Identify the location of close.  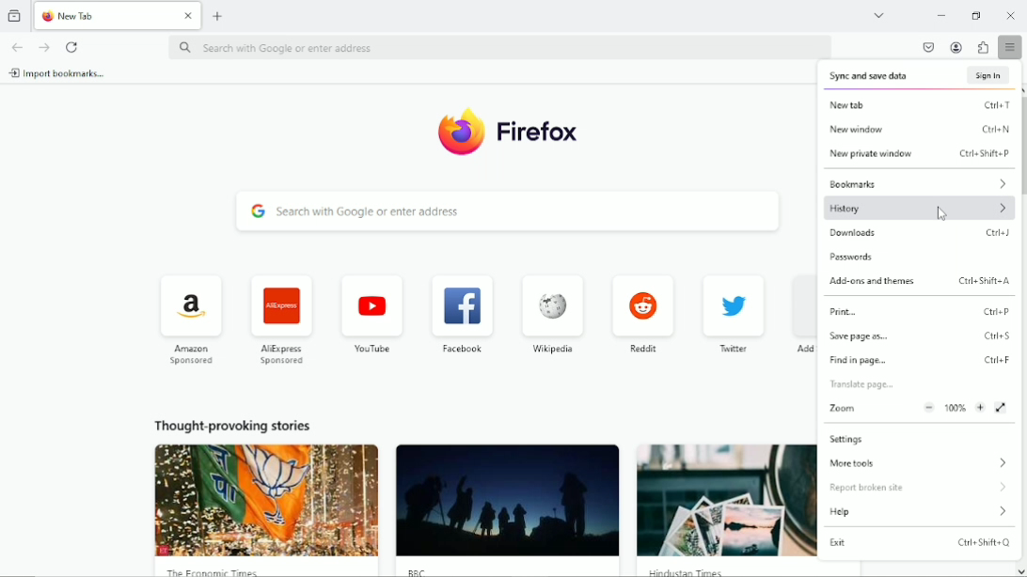
(188, 18).